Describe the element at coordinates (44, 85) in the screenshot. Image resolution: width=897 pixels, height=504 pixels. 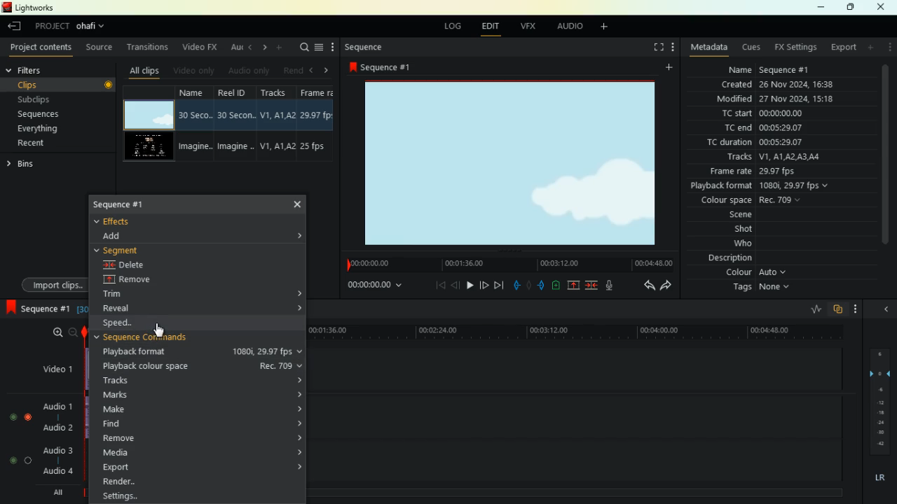
I see `clips` at that location.